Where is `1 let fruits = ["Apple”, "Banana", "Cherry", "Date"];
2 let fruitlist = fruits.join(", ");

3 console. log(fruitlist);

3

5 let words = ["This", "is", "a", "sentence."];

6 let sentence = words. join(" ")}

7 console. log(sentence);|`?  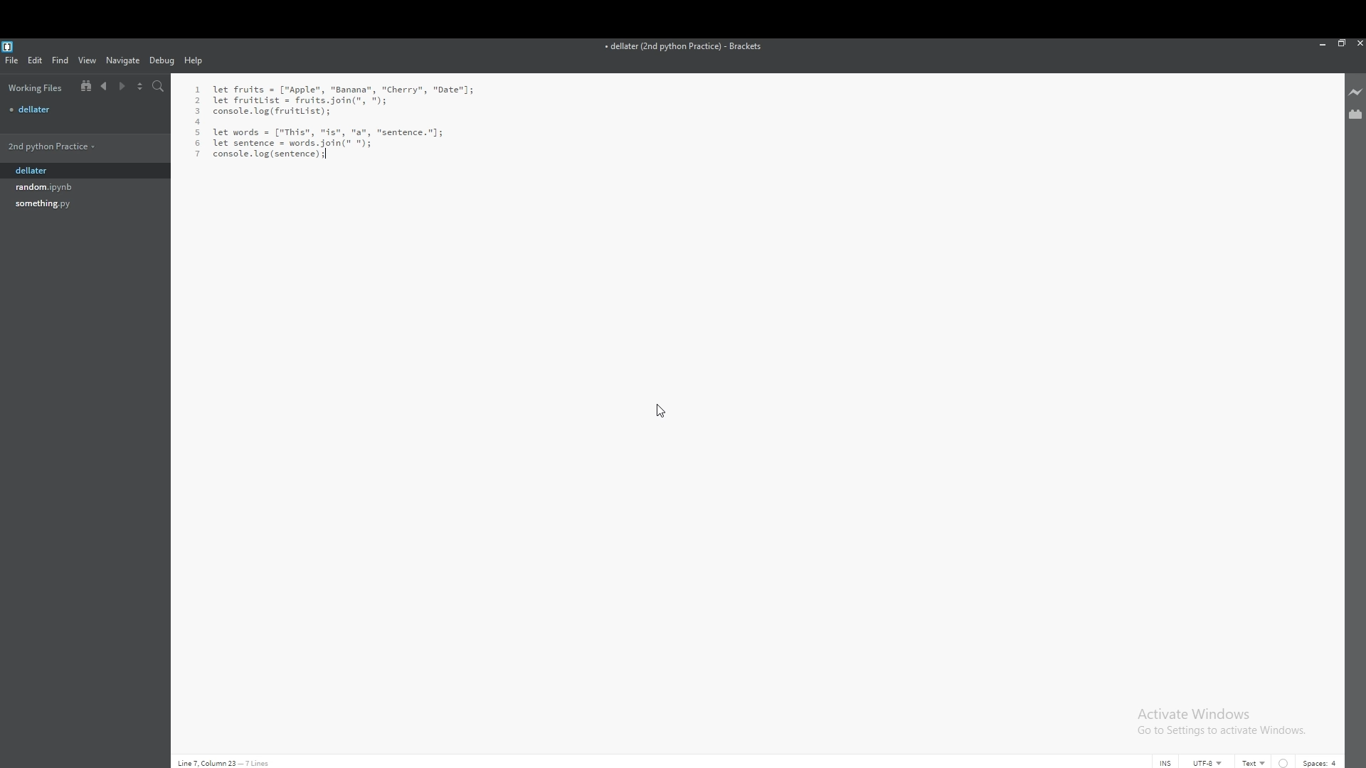
1 let fruits = ["Apple”, "Banana", "Cherry", "Date"];
2 let fruitlist = fruits.join(", ");

3 console. log(fruitlist);

3

5 let words = ["This", "is", "a", "sentence."];

6 let sentence = words. join(" ")}

7 console. log(sentence);| is located at coordinates (361, 119).